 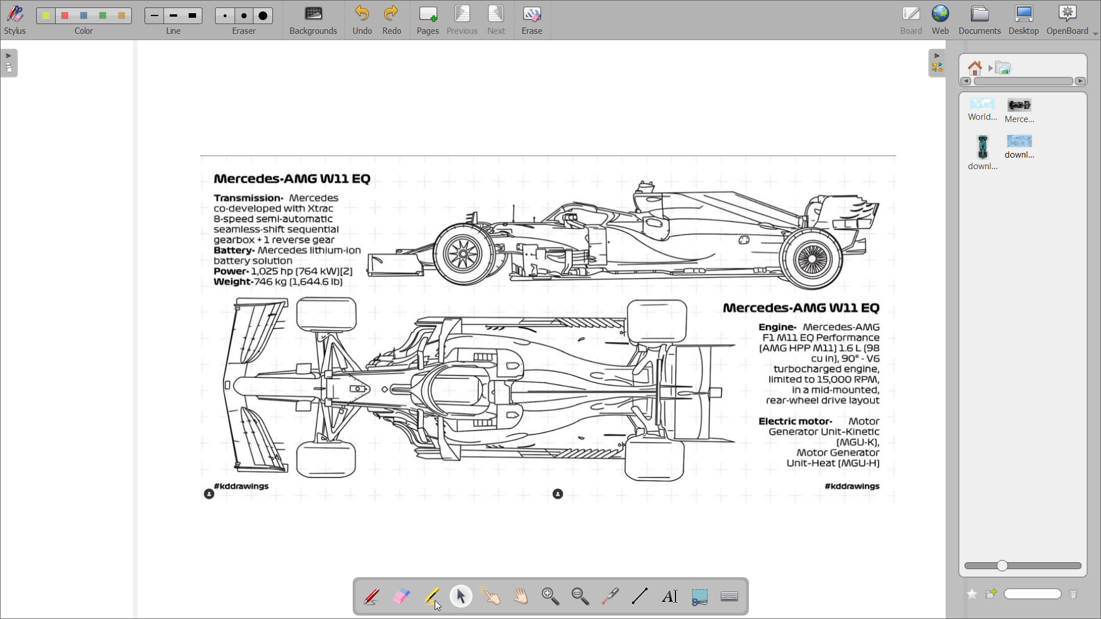 What do you see at coordinates (1021, 567) in the screenshot?
I see `zoom slider` at bounding box center [1021, 567].